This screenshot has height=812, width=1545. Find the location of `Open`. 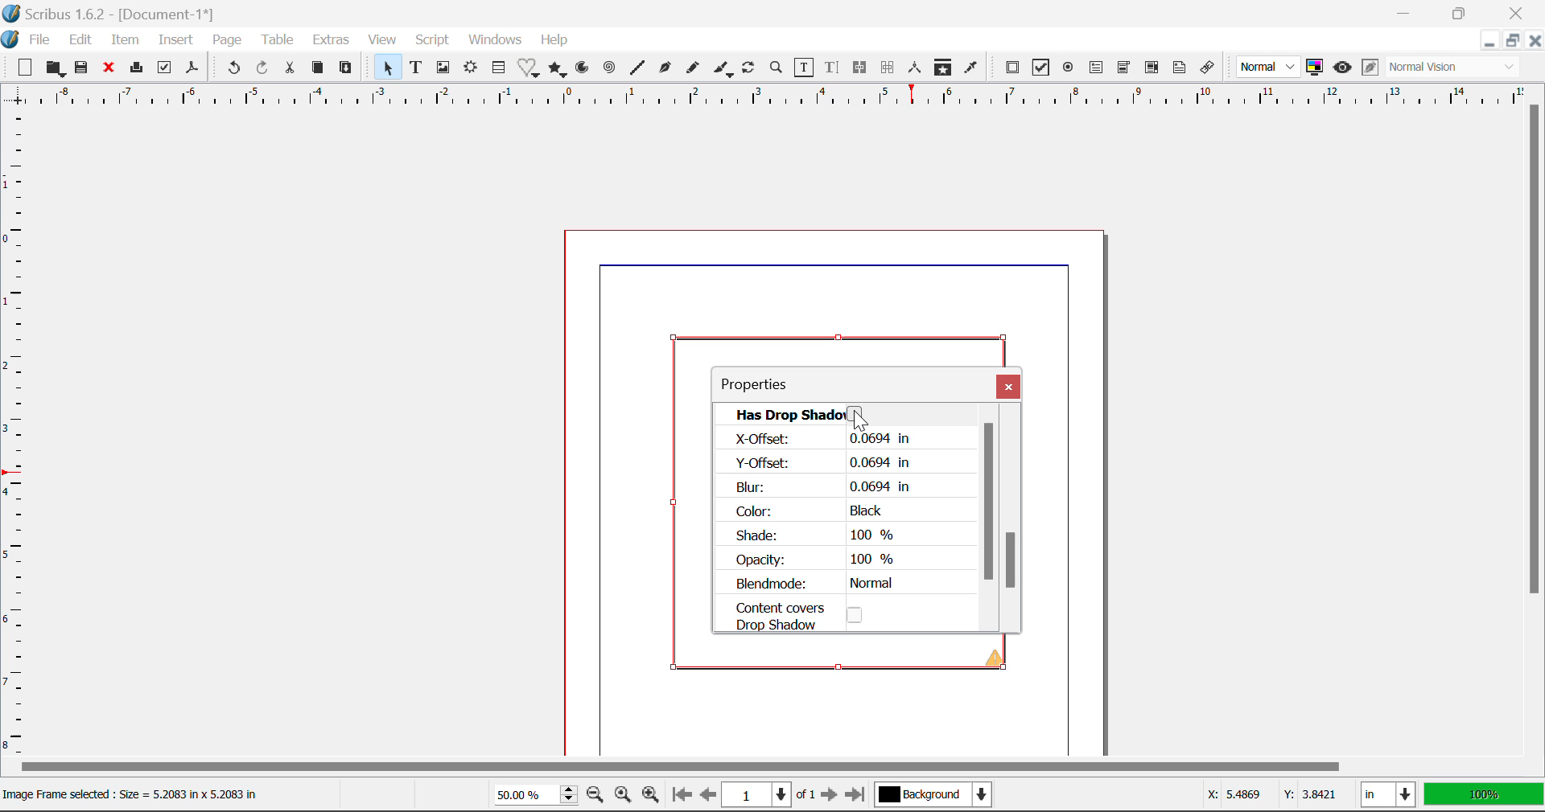

Open is located at coordinates (54, 68).